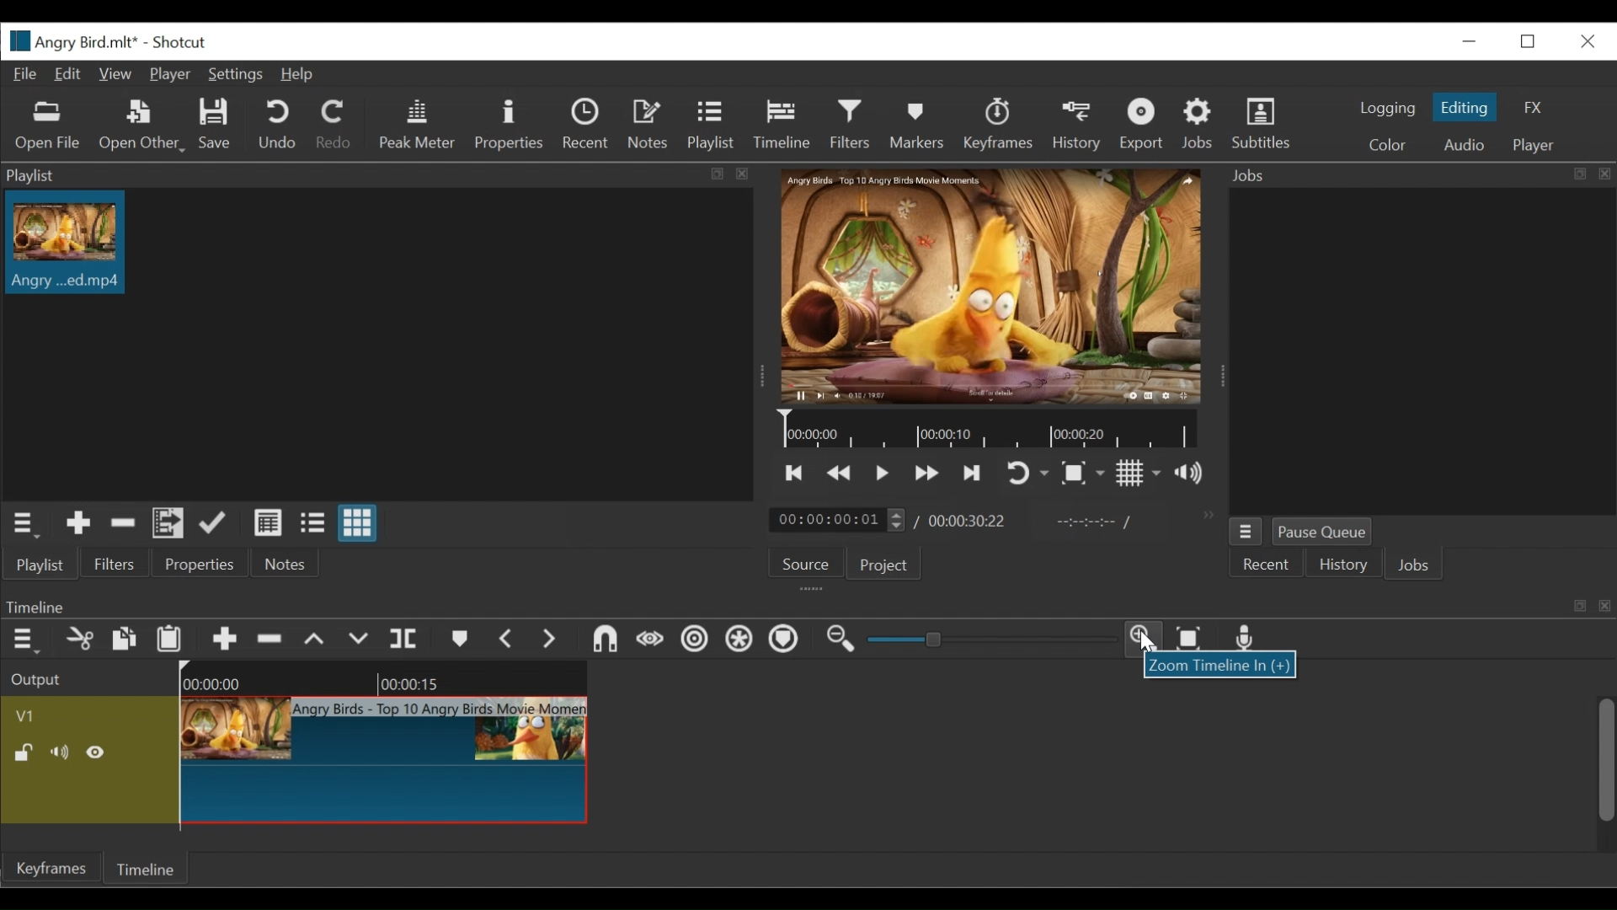 The width and height of the screenshot is (1617, 910). What do you see at coordinates (113, 564) in the screenshot?
I see `Filters` at bounding box center [113, 564].